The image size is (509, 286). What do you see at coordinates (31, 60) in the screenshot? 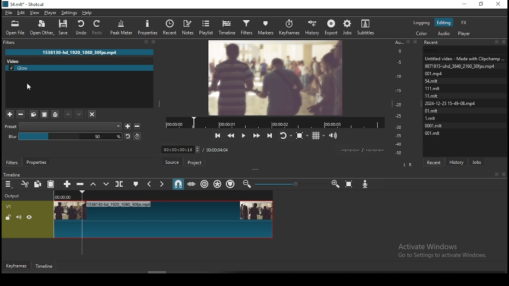
I see `video` at bounding box center [31, 60].